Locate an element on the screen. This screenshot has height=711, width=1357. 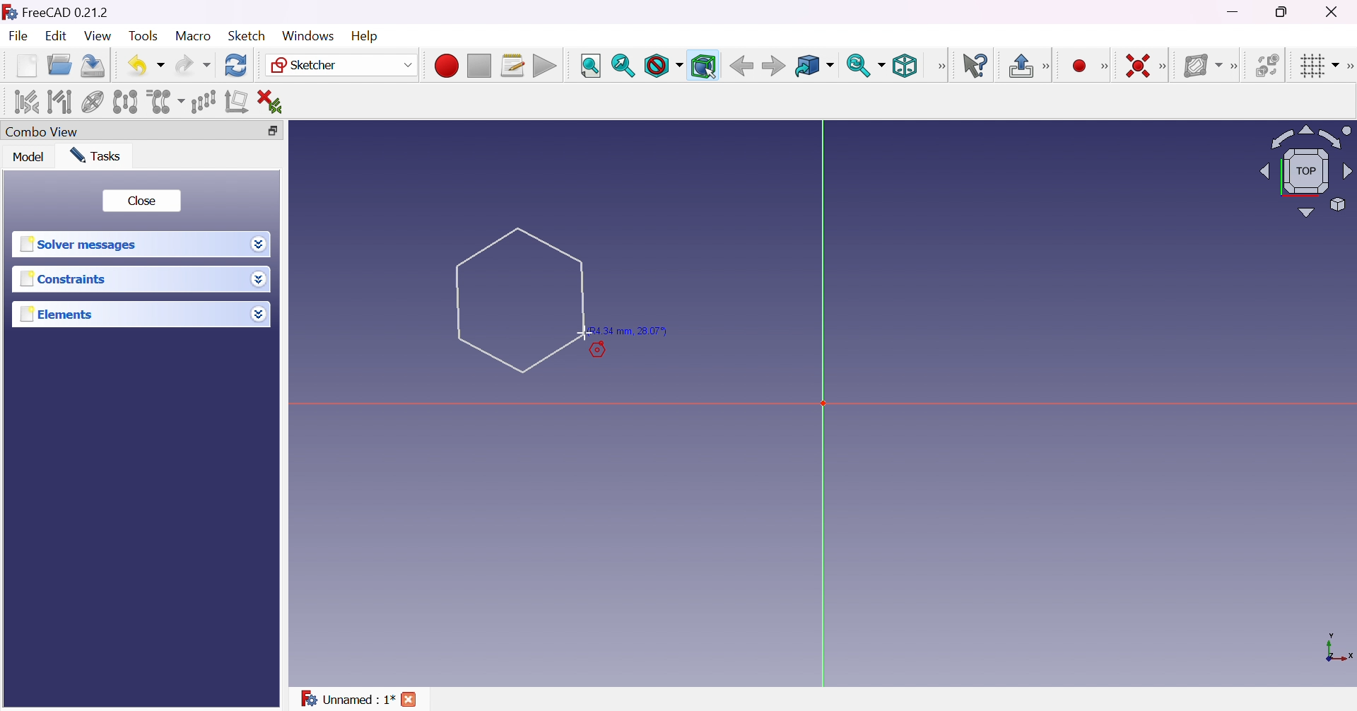
Constrain coincident is located at coordinates (1136, 66).